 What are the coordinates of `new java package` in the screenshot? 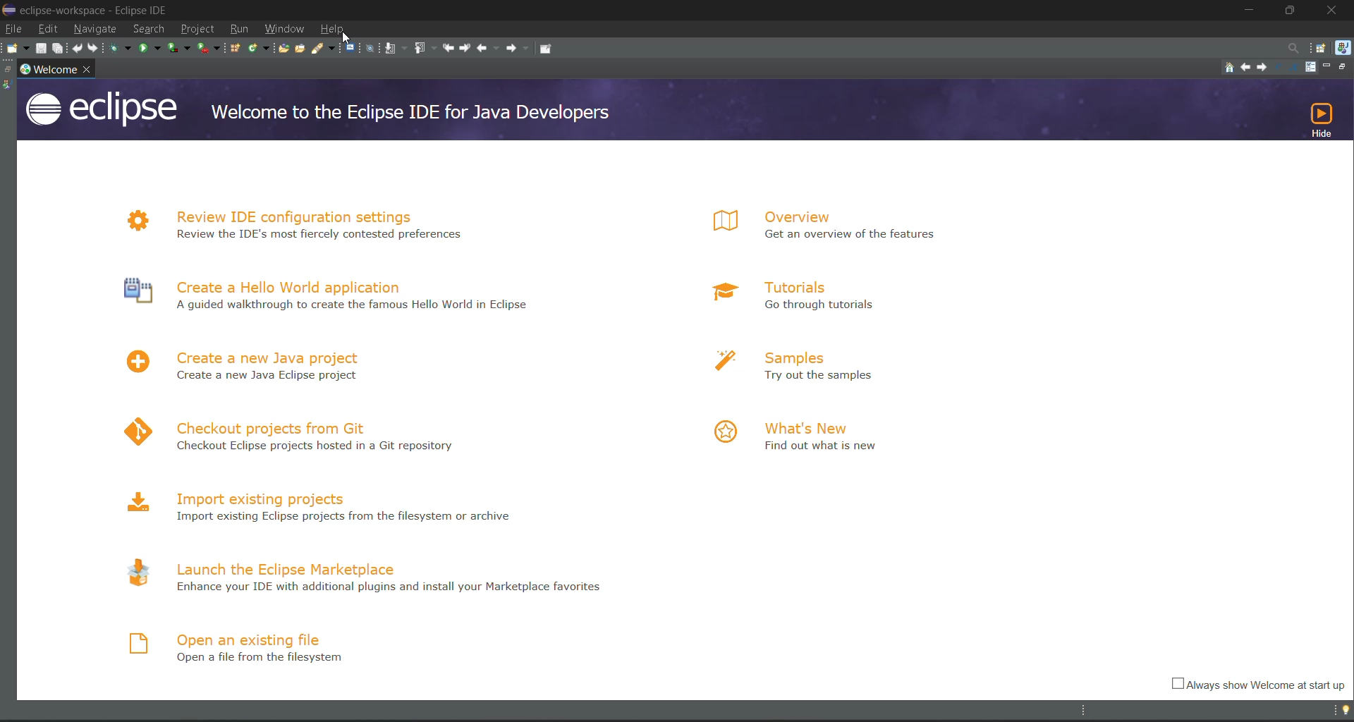 It's located at (234, 46).